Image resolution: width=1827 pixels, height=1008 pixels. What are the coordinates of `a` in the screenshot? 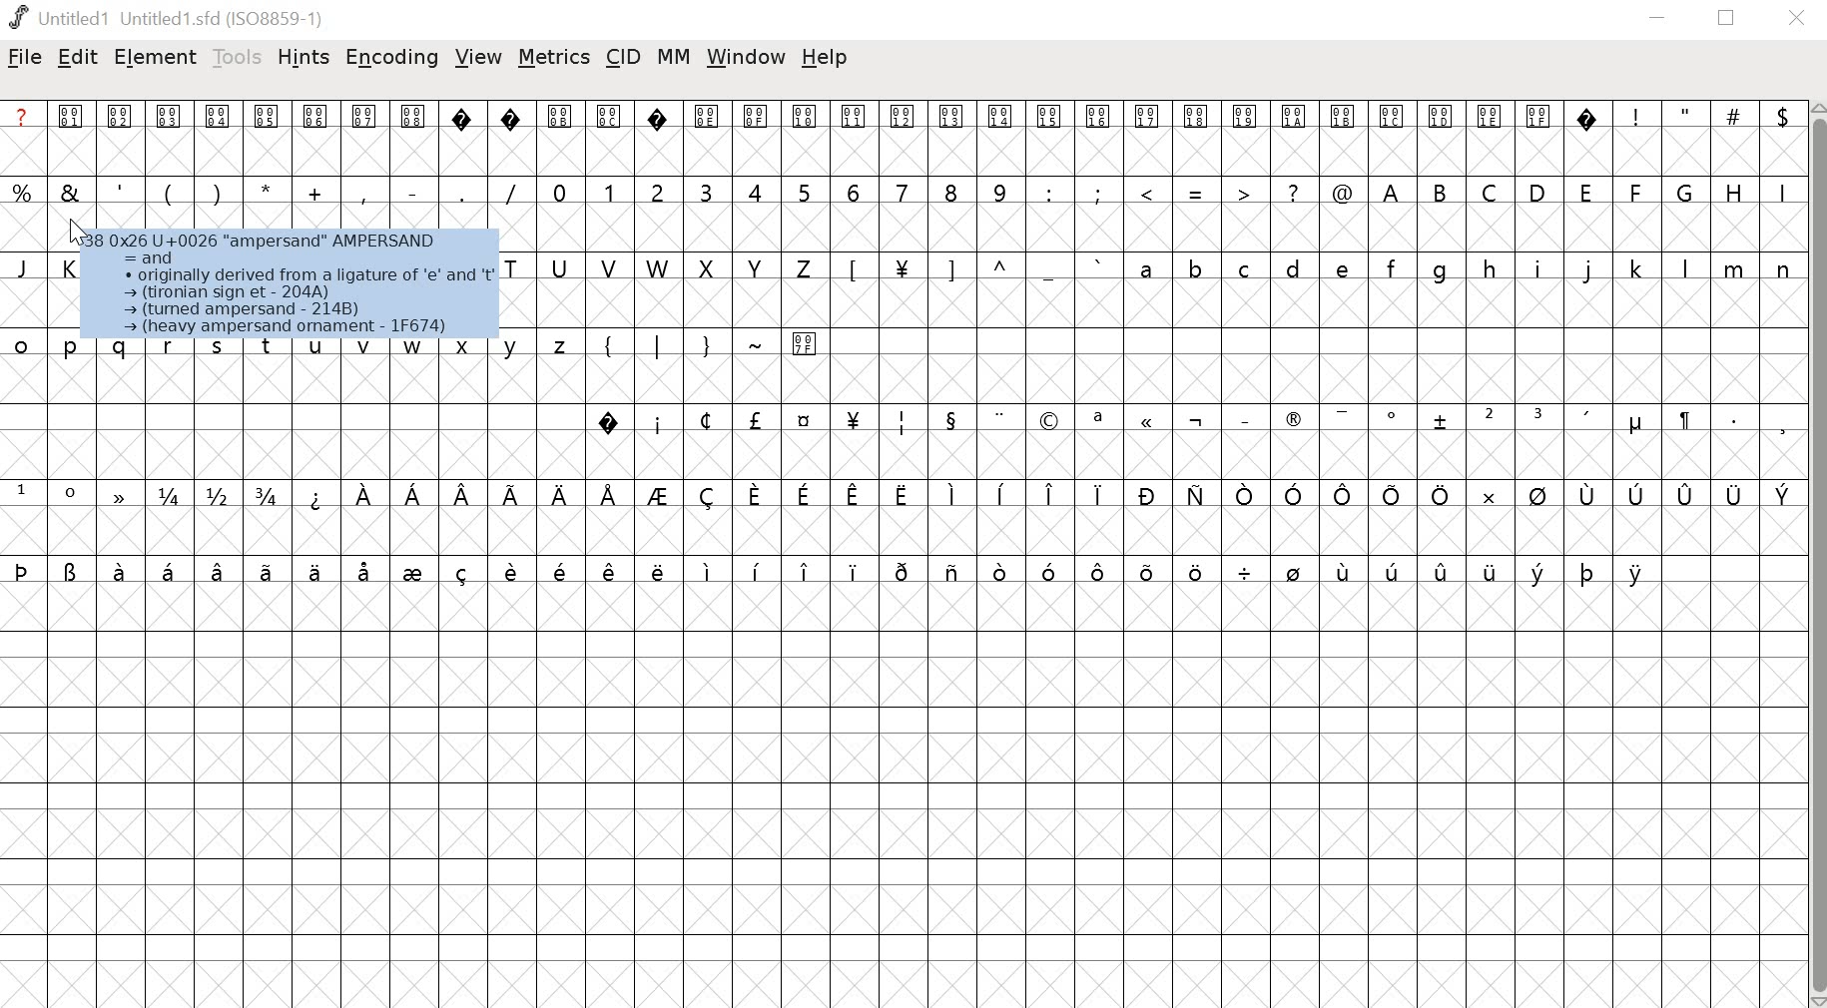 It's located at (1149, 267).